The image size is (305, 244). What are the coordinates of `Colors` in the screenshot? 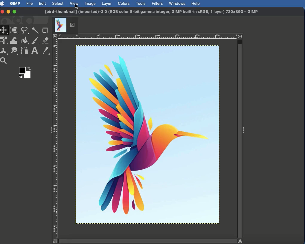 It's located at (124, 3).